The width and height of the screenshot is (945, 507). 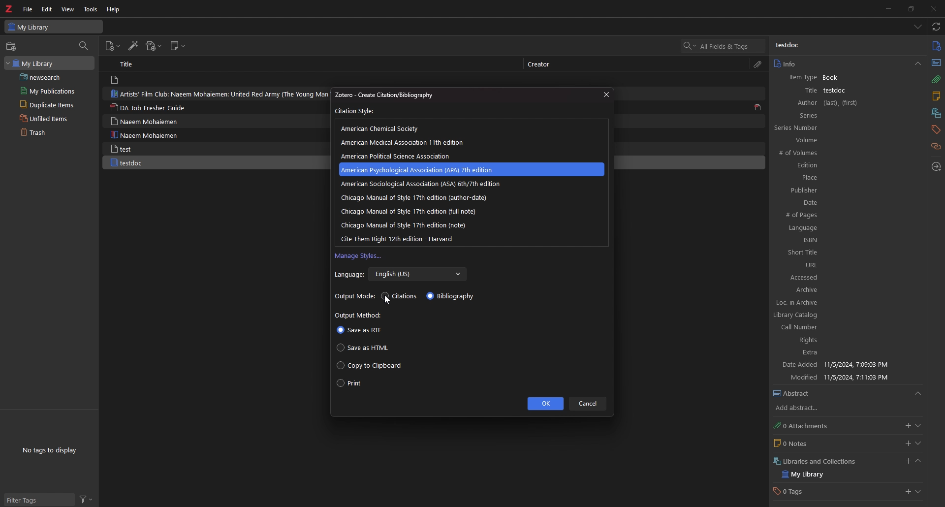 What do you see at coordinates (799, 78) in the screenshot?
I see `item Type` at bounding box center [799, 78].